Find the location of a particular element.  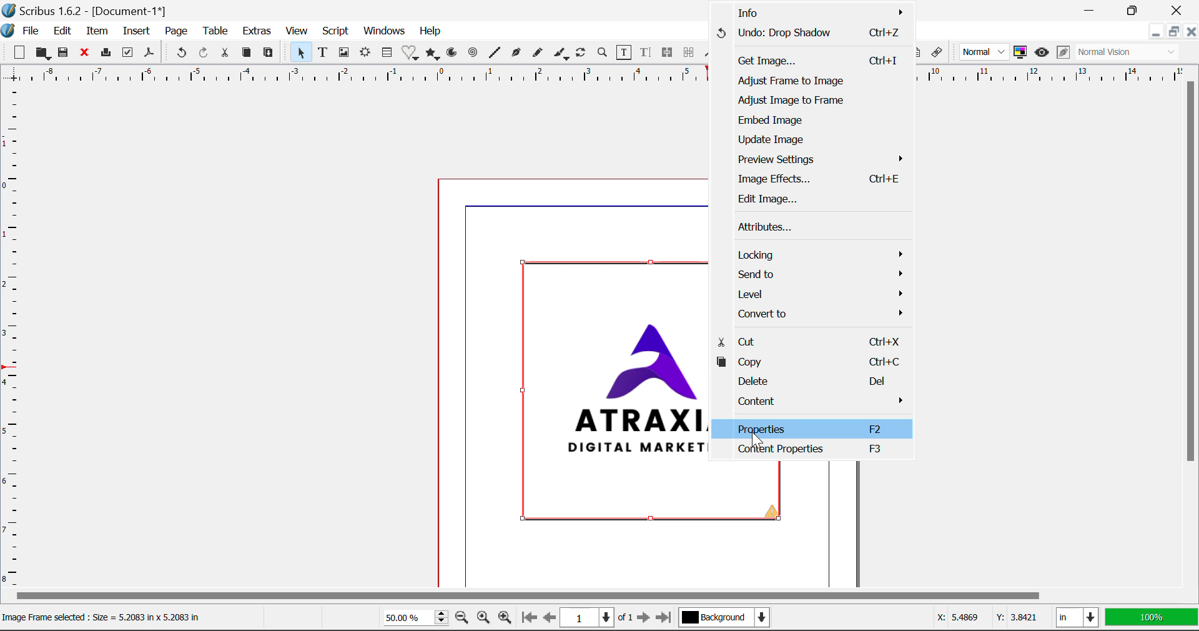

Paste is located at coordinates (270, 55).